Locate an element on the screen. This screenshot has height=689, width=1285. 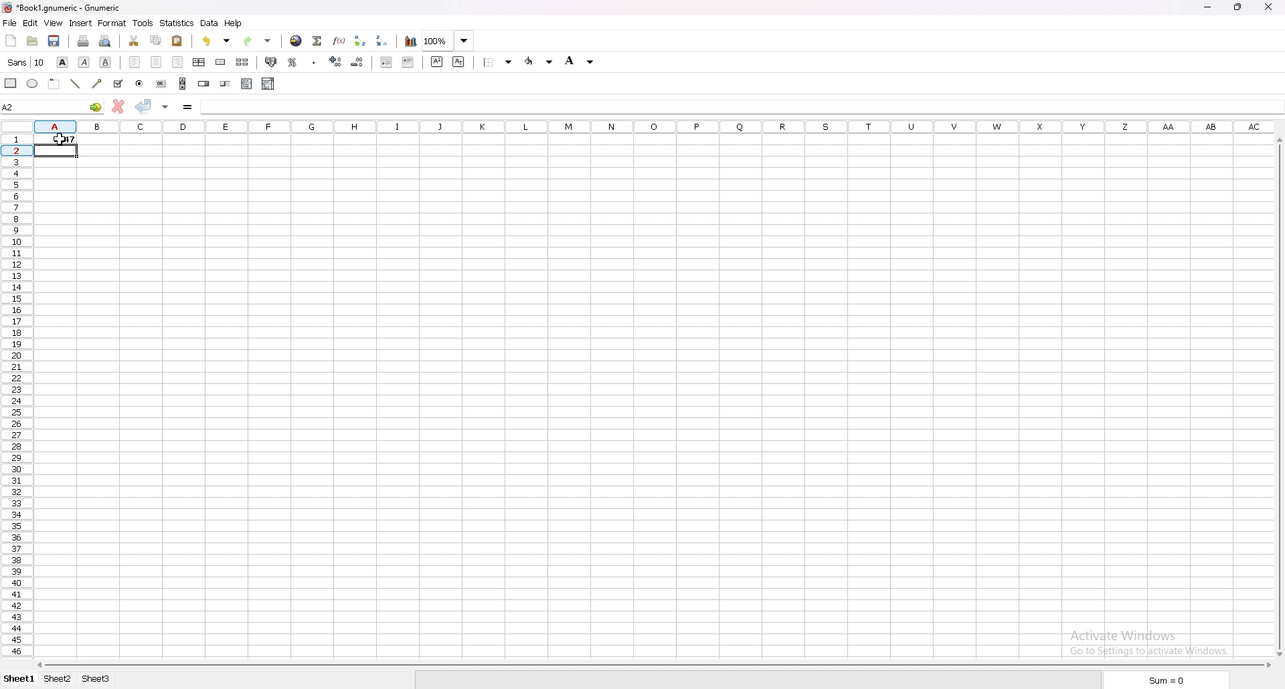
zoom is located at coordinates (448, 41).